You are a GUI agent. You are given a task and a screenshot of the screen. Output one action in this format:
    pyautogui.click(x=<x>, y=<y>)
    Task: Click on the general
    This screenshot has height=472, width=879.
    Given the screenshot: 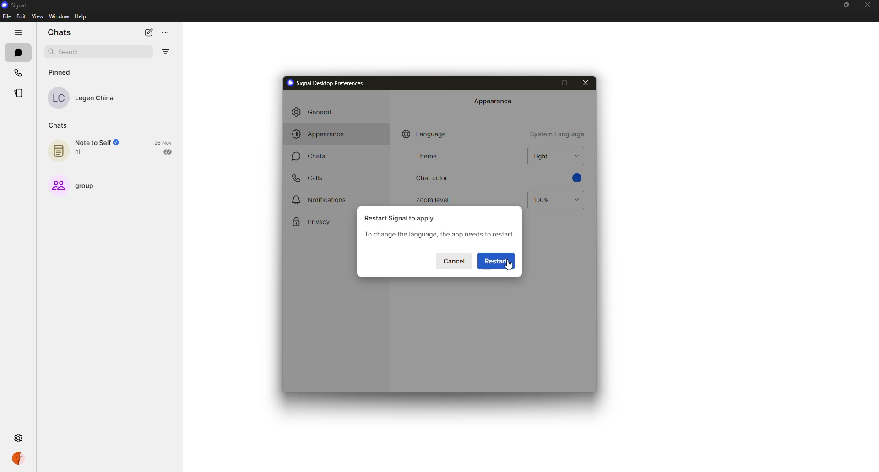 What is the action you would take?
    pyautogui.click(x=319, y=113)
    